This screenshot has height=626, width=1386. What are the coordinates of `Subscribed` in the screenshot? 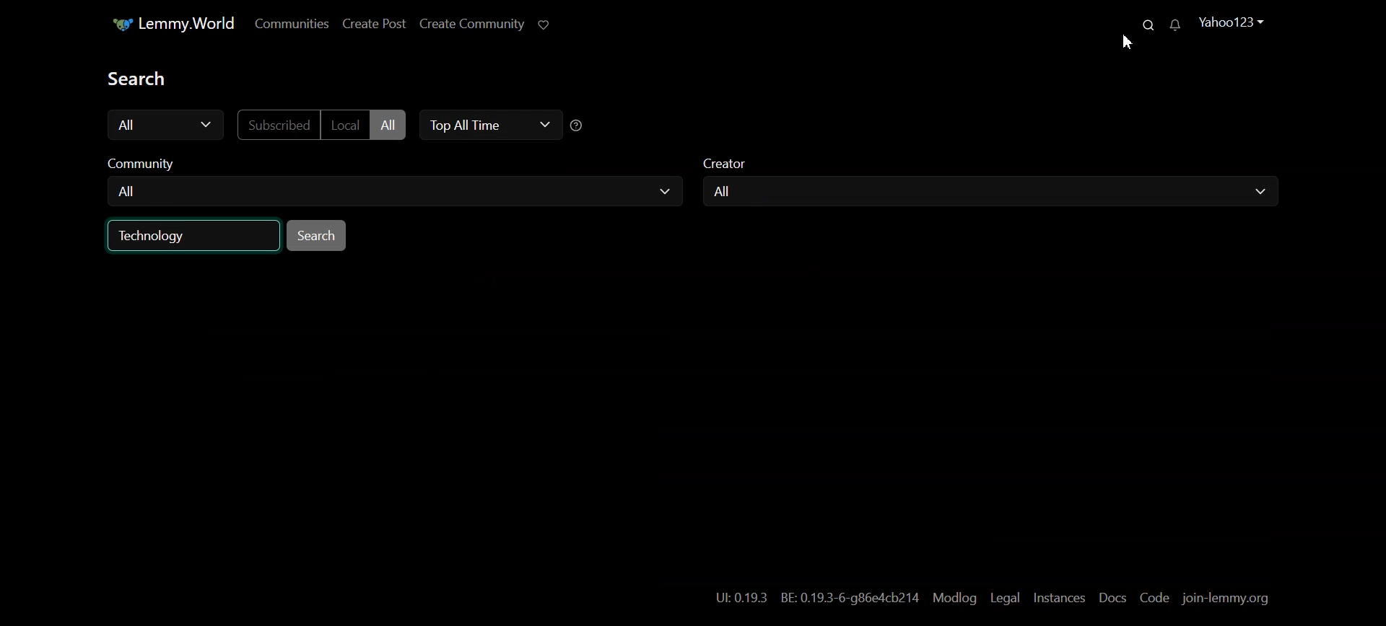 It's located at (277, 125).